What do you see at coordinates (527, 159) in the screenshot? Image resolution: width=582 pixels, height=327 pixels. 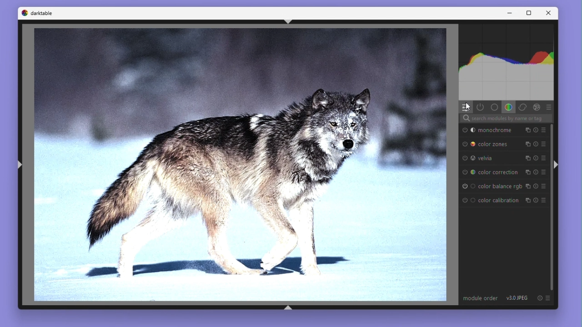 I see `multiple instance actions` at bounding box center [527, 159].